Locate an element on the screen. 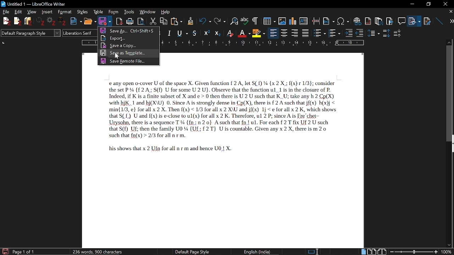   is located at coordinates (63, 22).